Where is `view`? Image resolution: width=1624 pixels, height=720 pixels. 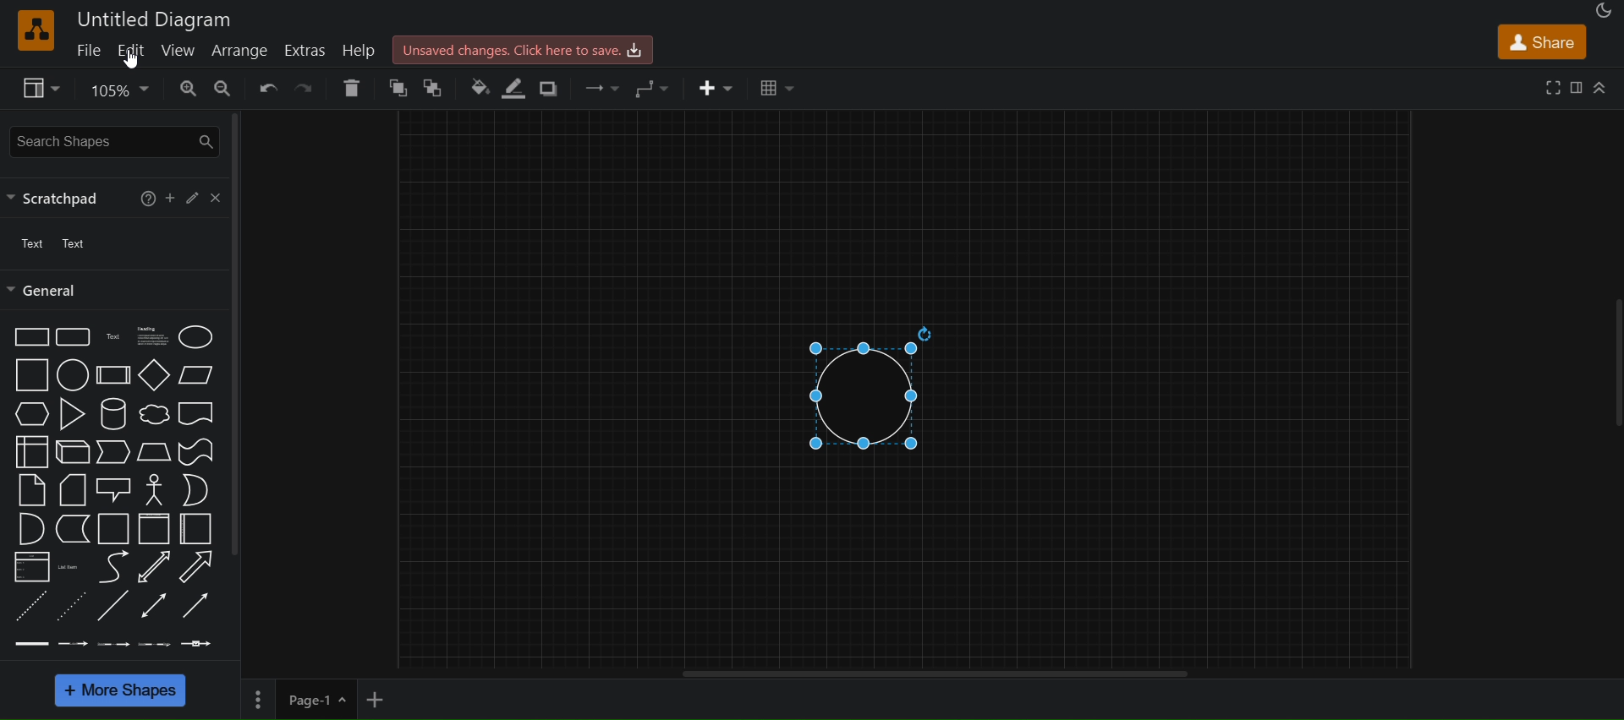 view is located at coordinates (179, 49).